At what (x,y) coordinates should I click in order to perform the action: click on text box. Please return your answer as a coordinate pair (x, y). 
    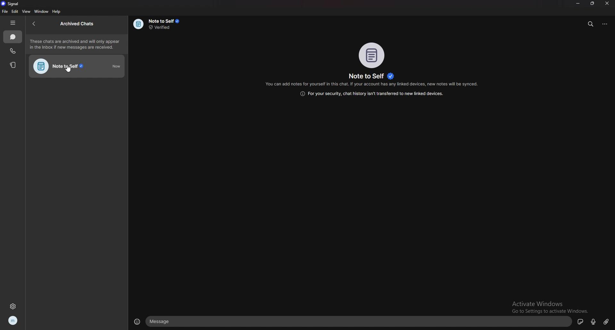
    Looking at the image, I should click on (360, 321).